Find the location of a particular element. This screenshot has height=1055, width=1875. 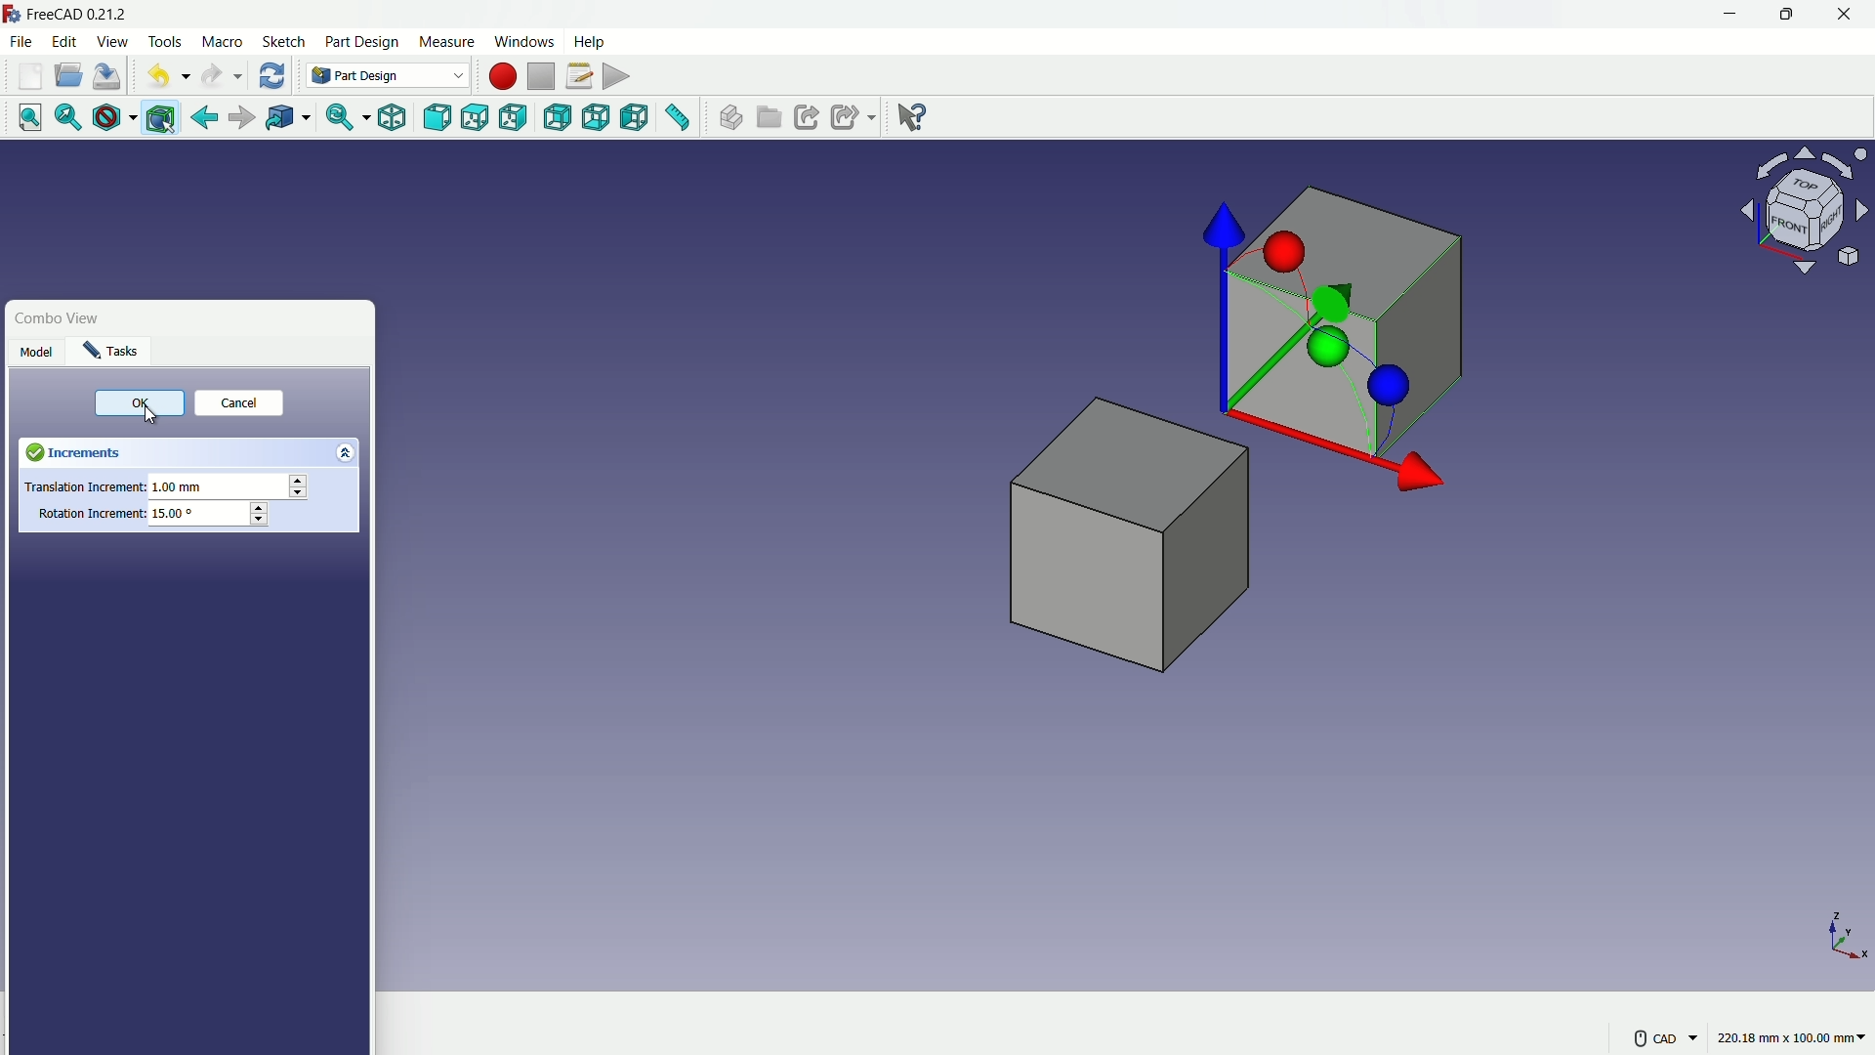

create group is located at coordinates (771, 119).